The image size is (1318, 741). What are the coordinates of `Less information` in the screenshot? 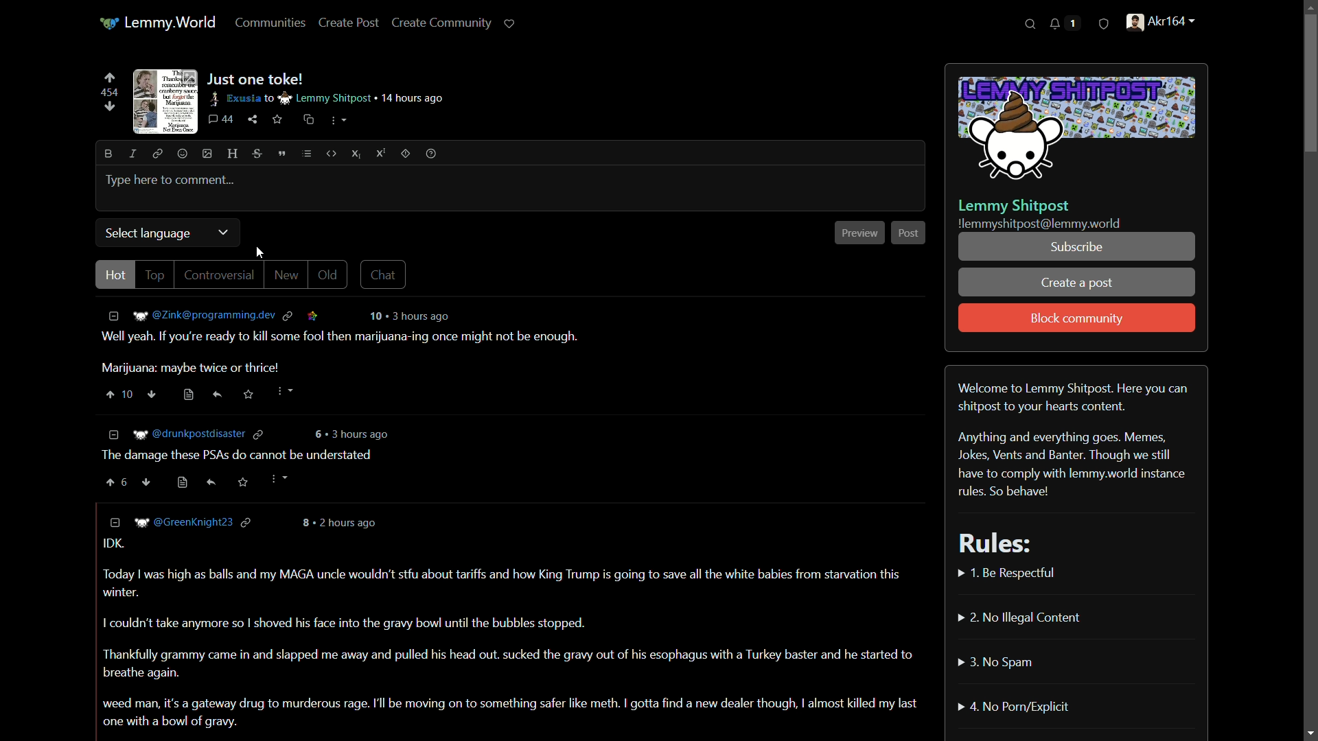 It's located at (113, 435).